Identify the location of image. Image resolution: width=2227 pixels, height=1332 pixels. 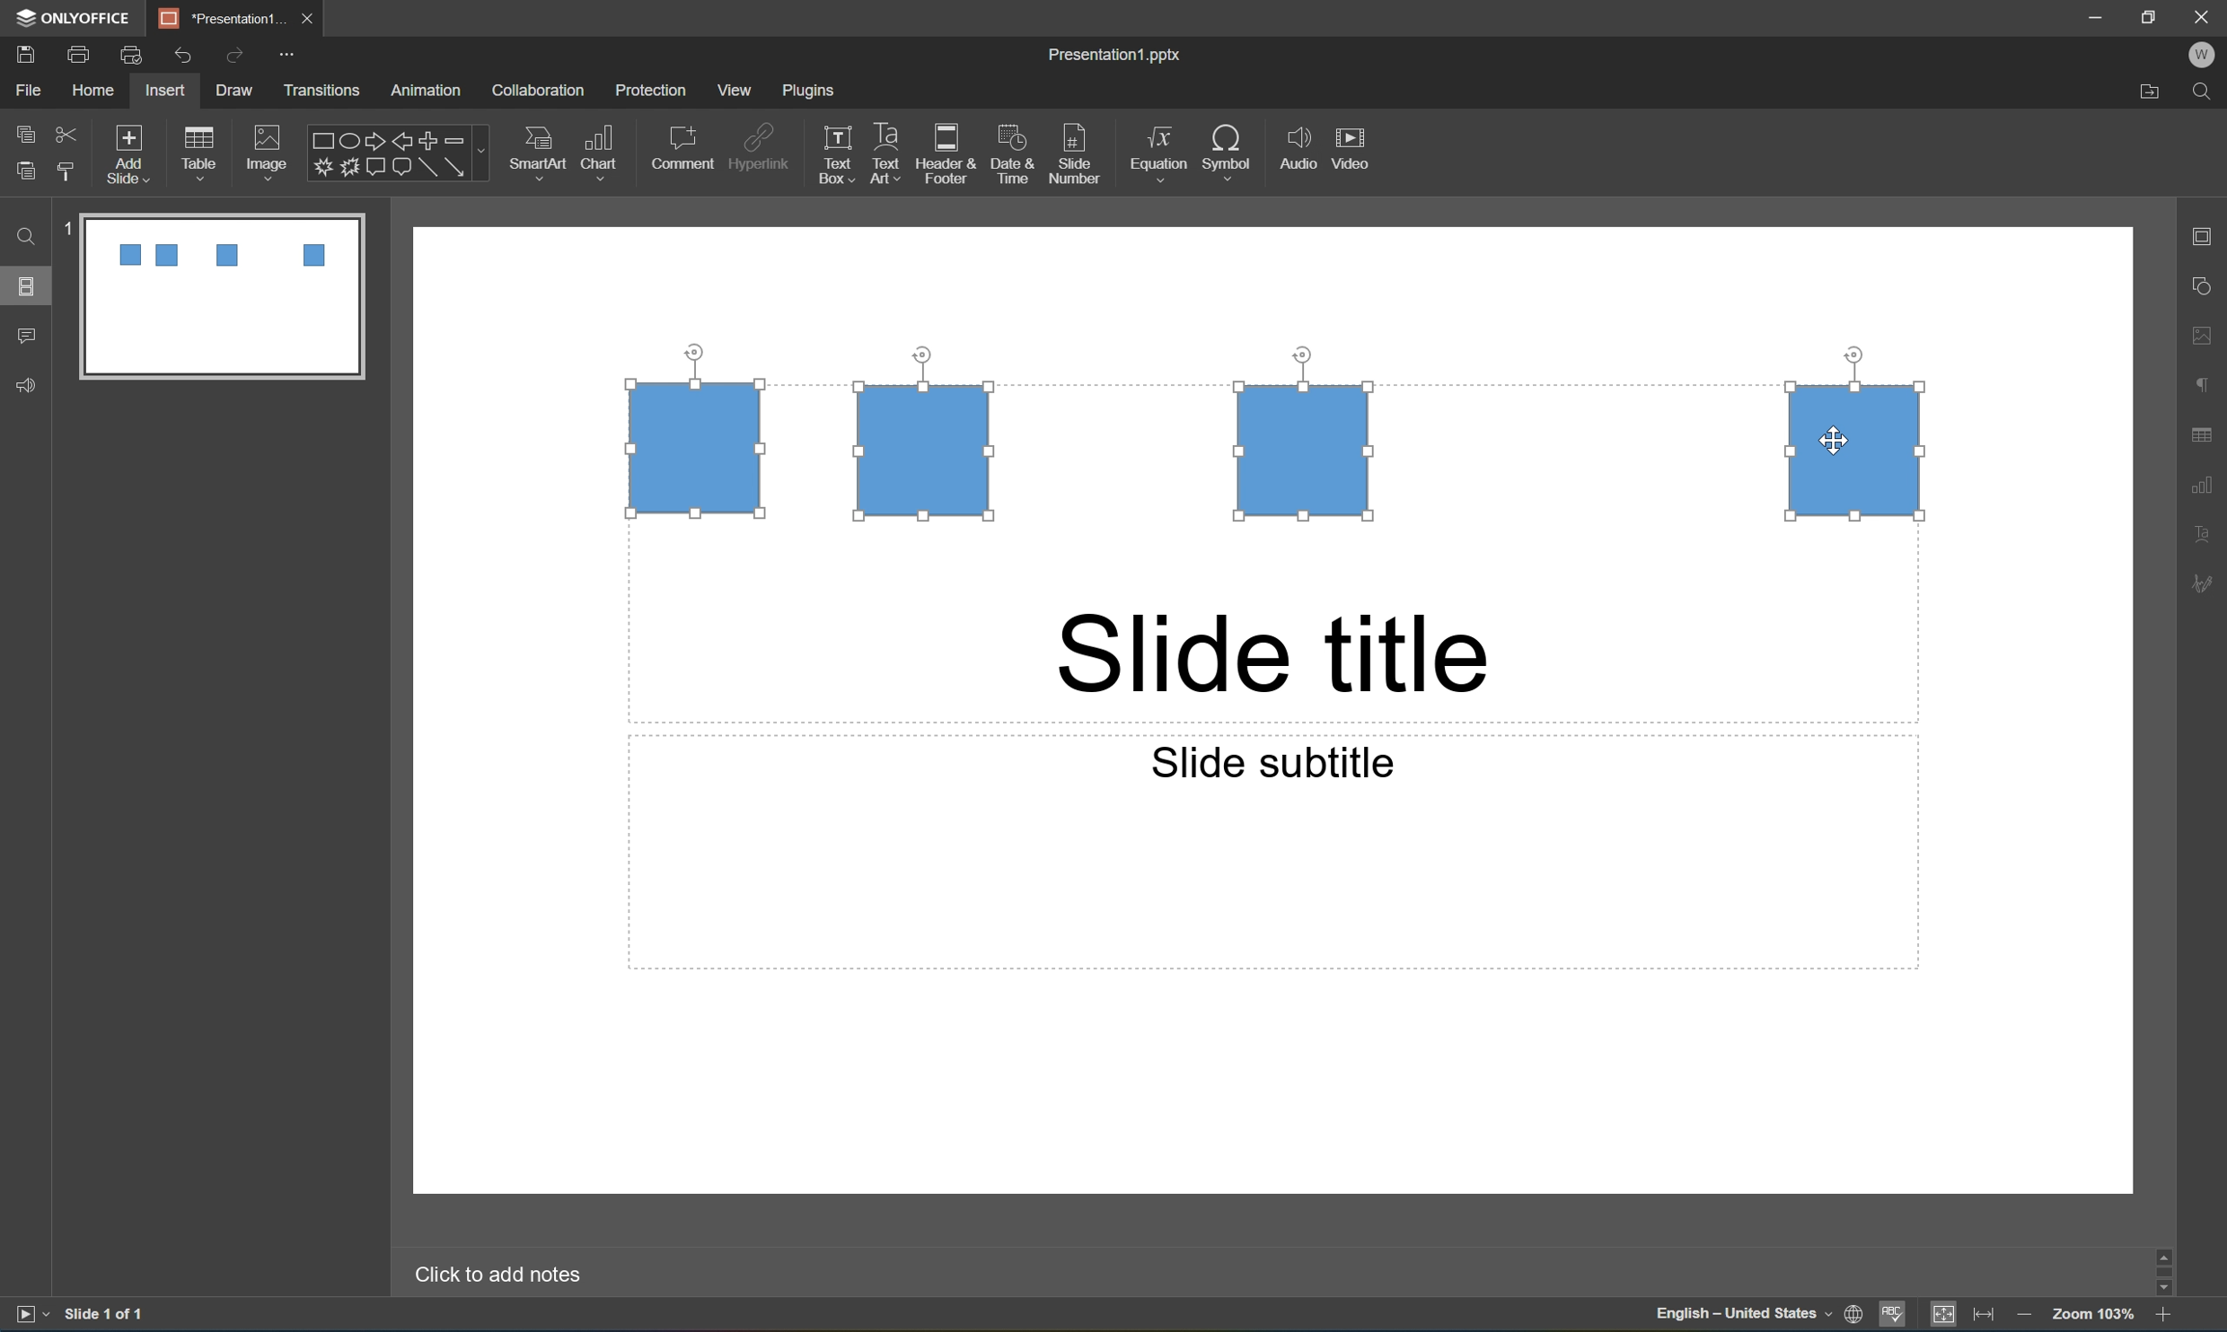
(266, 148).